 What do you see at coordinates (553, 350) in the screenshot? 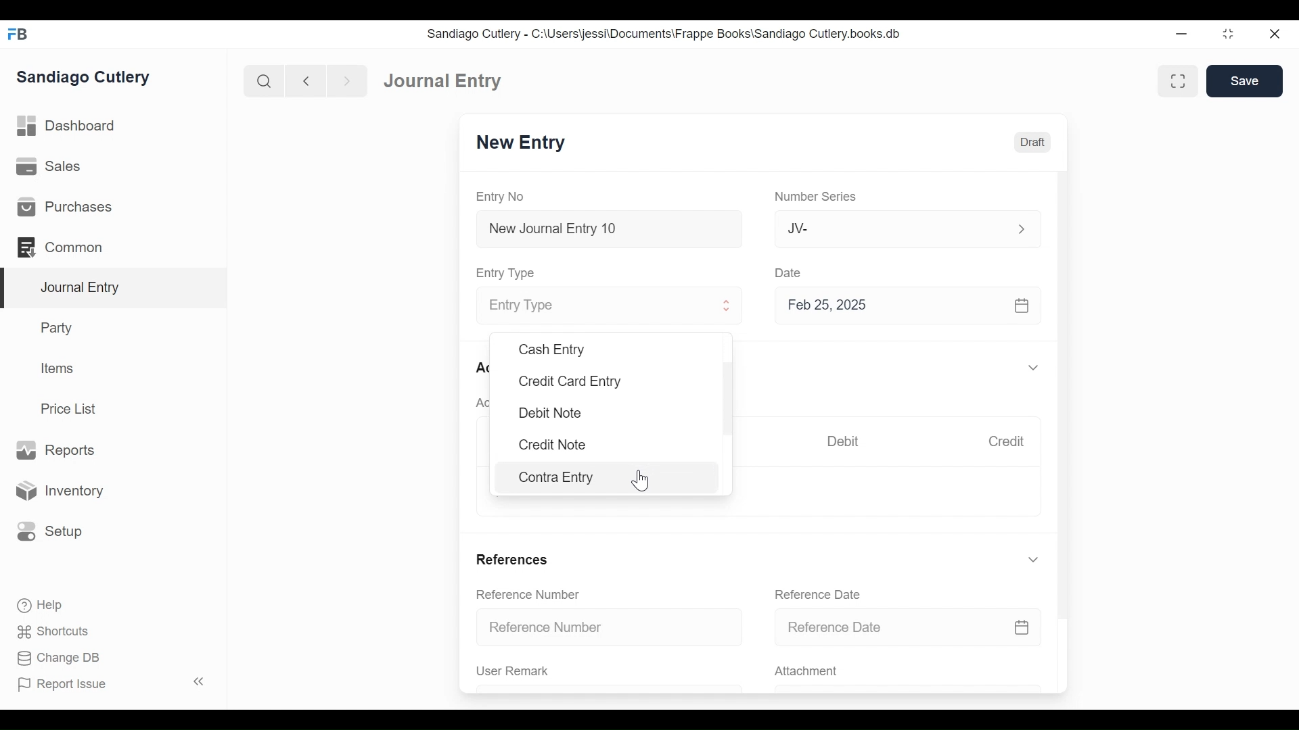
I see `Cash Entry` at bounding box center [553, 350].